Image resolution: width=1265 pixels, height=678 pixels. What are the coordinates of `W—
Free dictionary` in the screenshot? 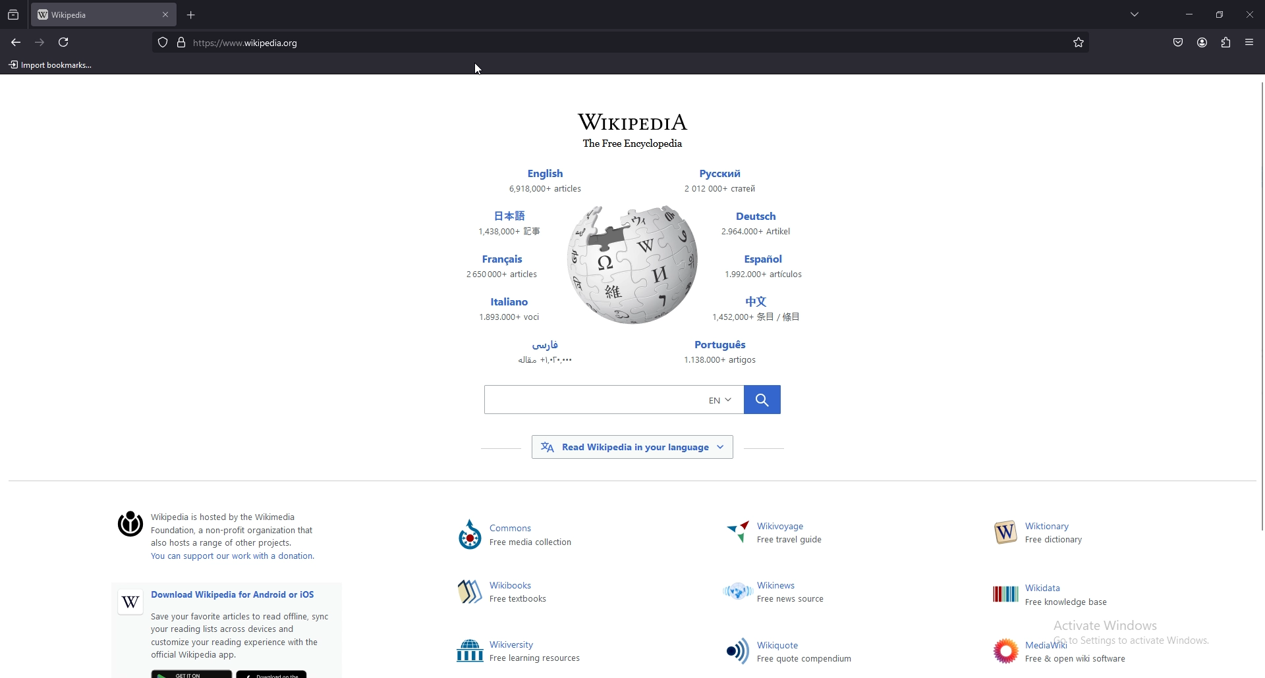 It's located at (1054, 534).